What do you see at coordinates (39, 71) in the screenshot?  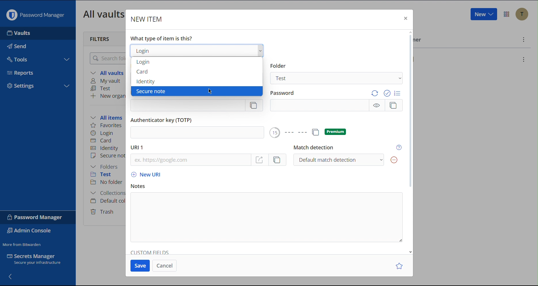 I see `Reports` at bounding box center [39, 71].